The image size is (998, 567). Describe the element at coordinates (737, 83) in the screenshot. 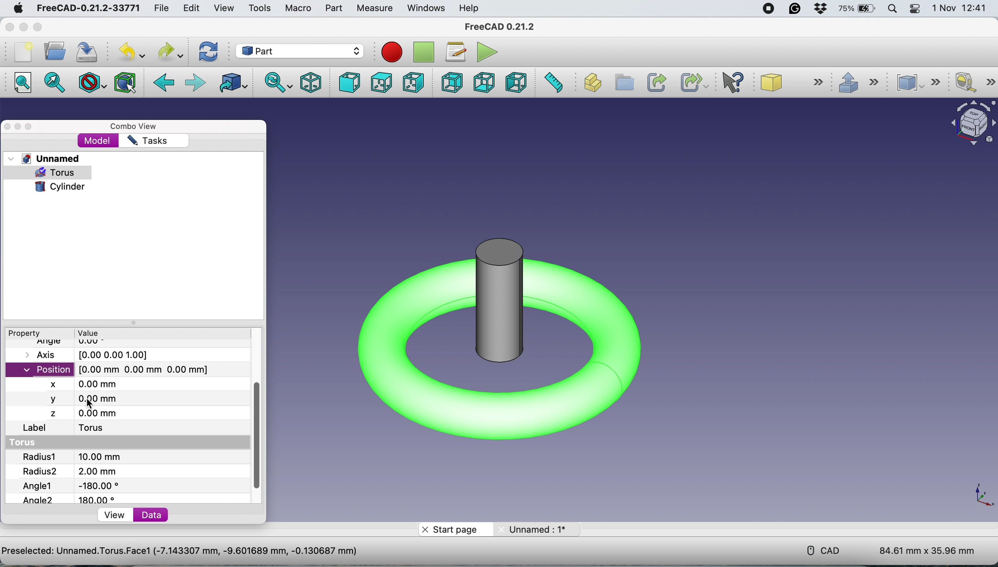

I see `what's this` at that location.